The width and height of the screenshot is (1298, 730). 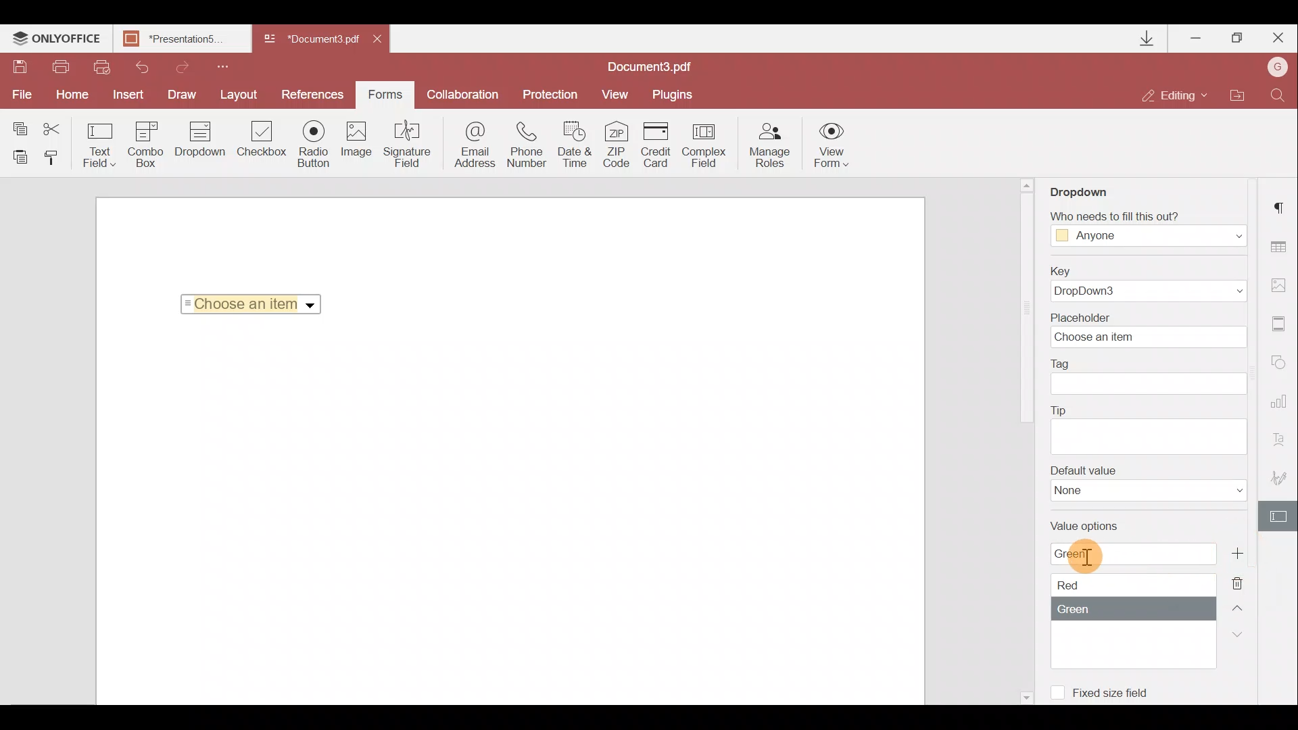 What do you see at coordinates (1128, 595) in the screenshot?
I see `Value options` at bounding box center [1128, 595].